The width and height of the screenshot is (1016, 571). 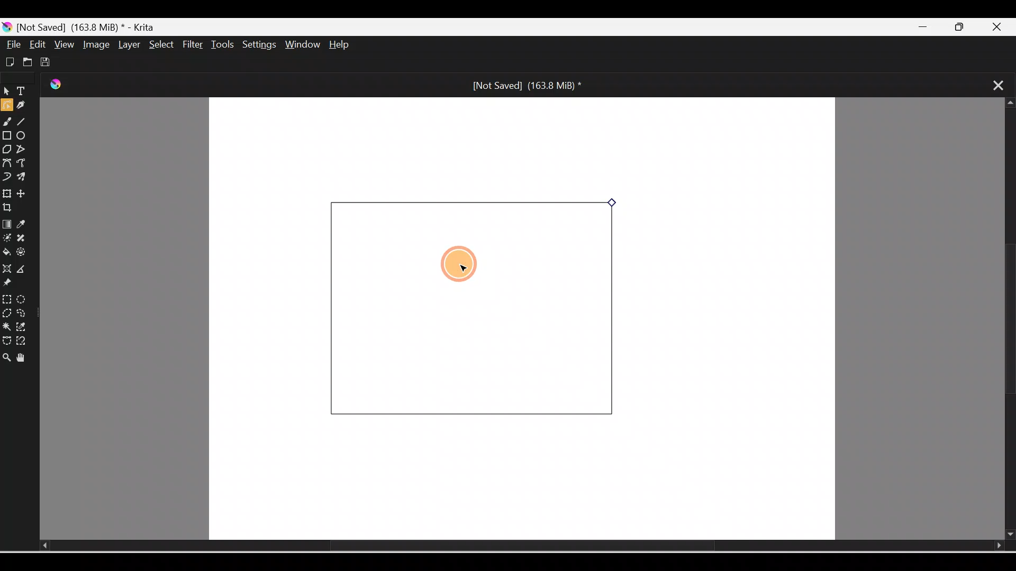 What do you see at coordinates (24, 164) in the screenshot?
I see `Freehand path tool` at bounding box center [24, 164].